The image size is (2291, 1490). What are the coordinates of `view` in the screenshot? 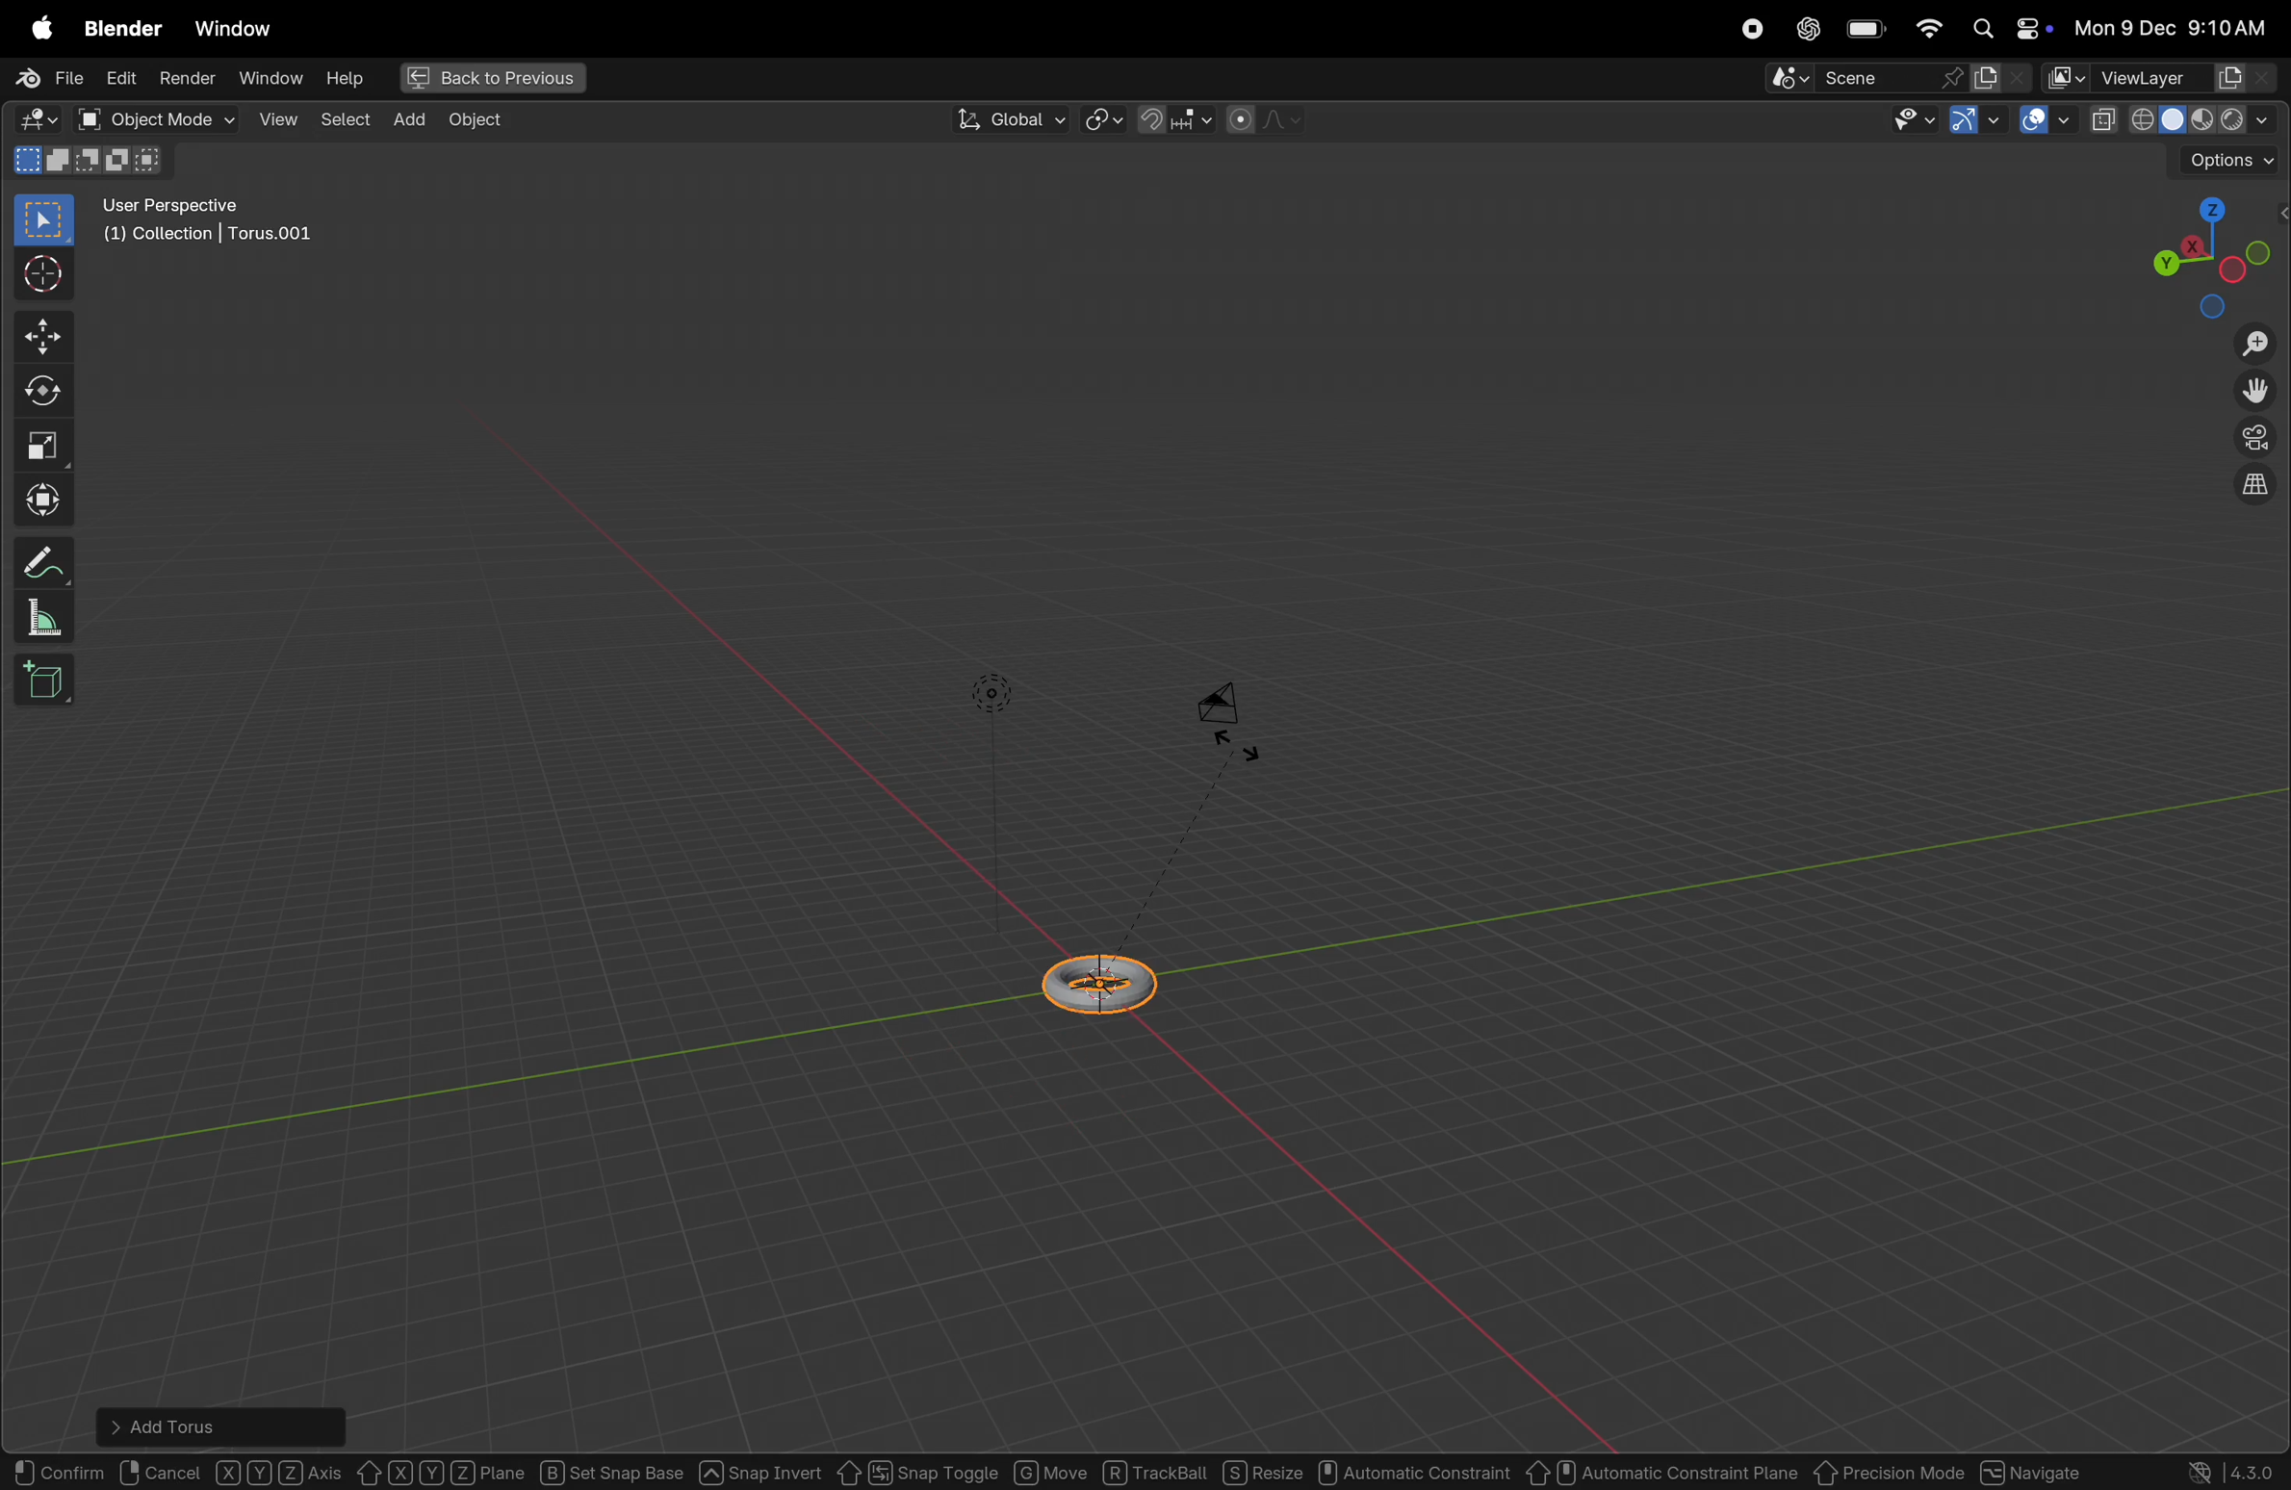 It's located at (277, 118).